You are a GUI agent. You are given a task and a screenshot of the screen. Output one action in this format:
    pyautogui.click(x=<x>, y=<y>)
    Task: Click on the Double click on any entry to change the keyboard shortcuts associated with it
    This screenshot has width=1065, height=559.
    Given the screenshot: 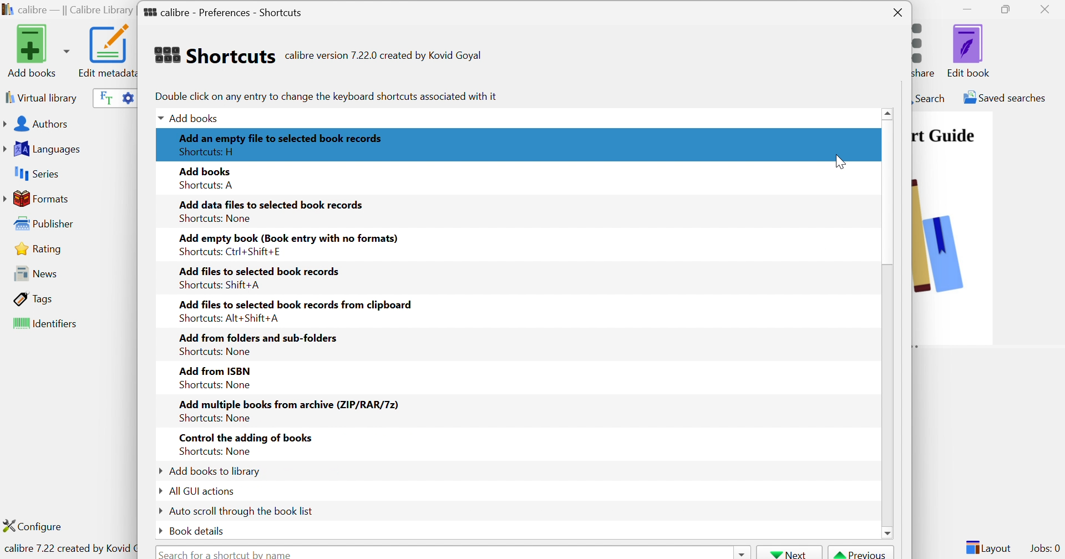 What is the action you would take?
    pyautogui.click(x=325, y=96)
    